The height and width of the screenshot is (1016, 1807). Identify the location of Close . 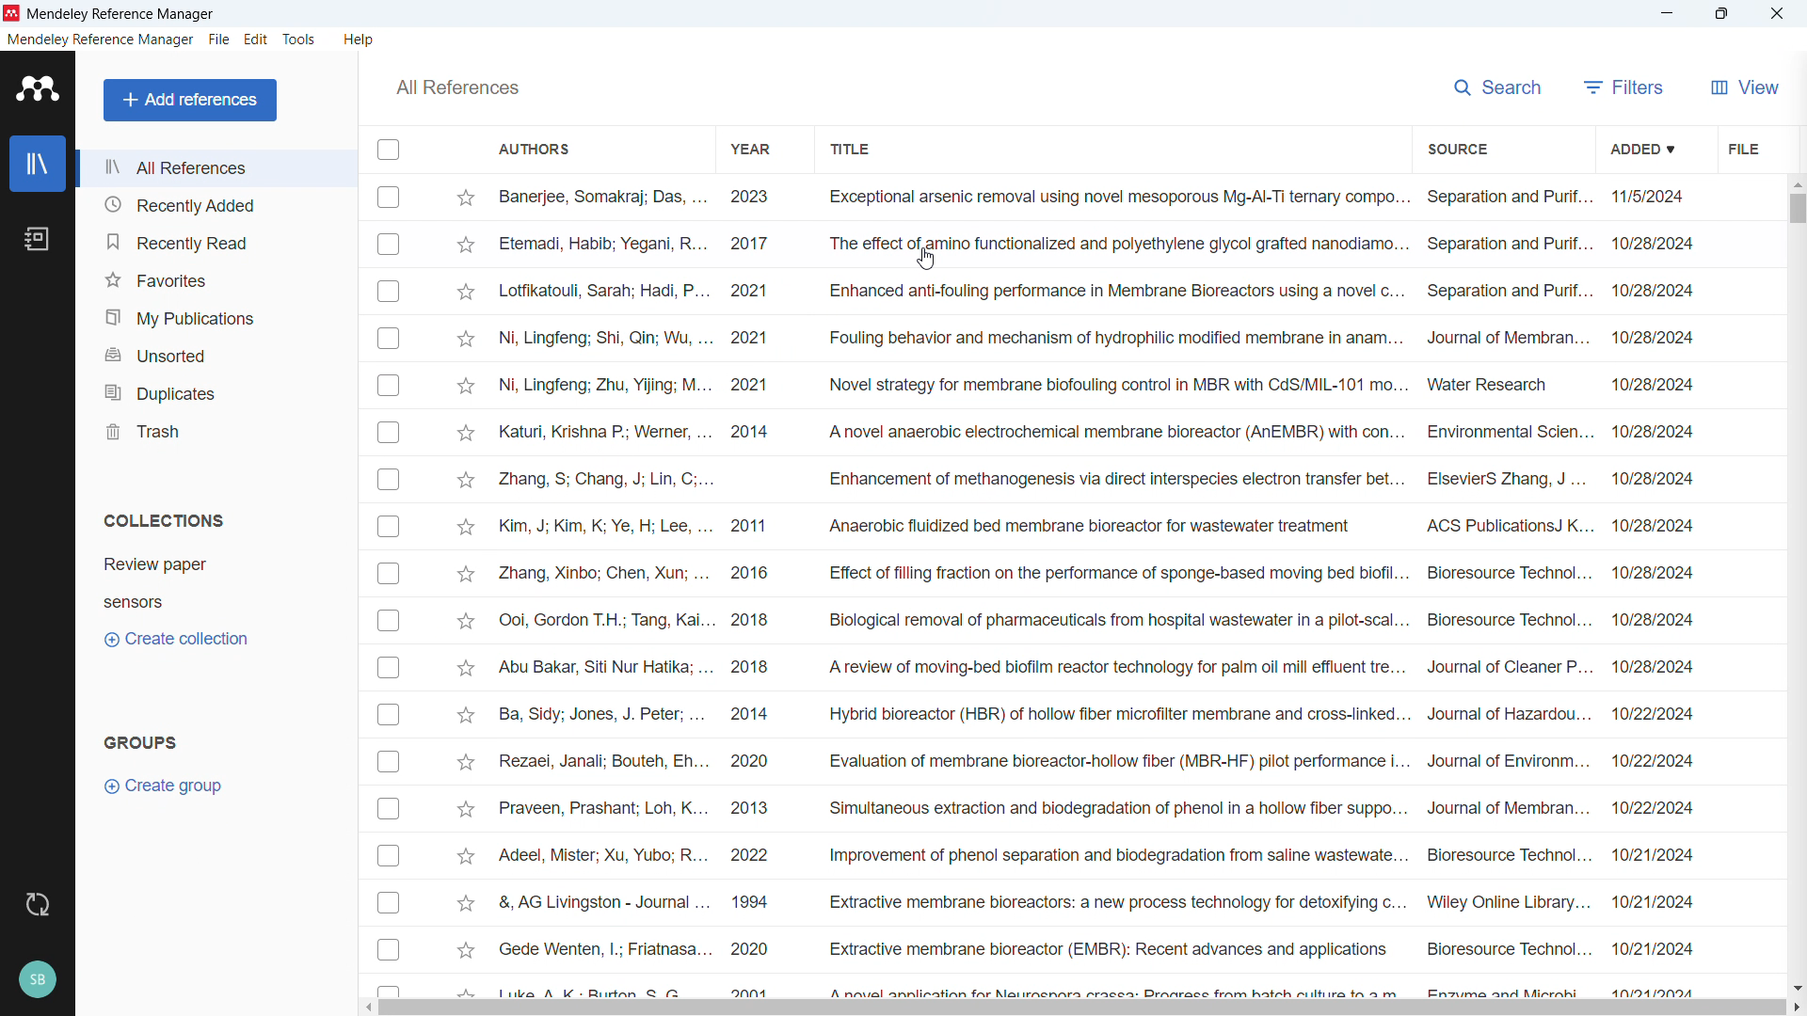
(1776, 14).